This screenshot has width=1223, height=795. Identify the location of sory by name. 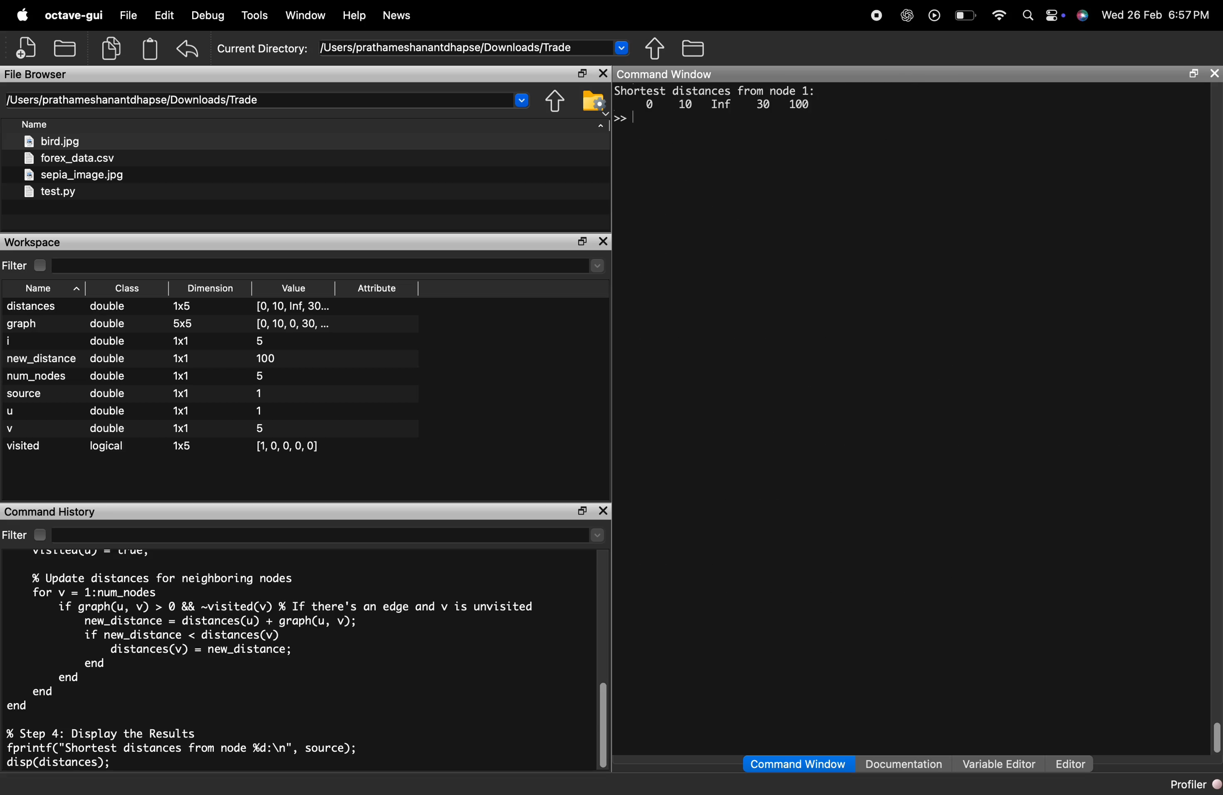
(54, 289).